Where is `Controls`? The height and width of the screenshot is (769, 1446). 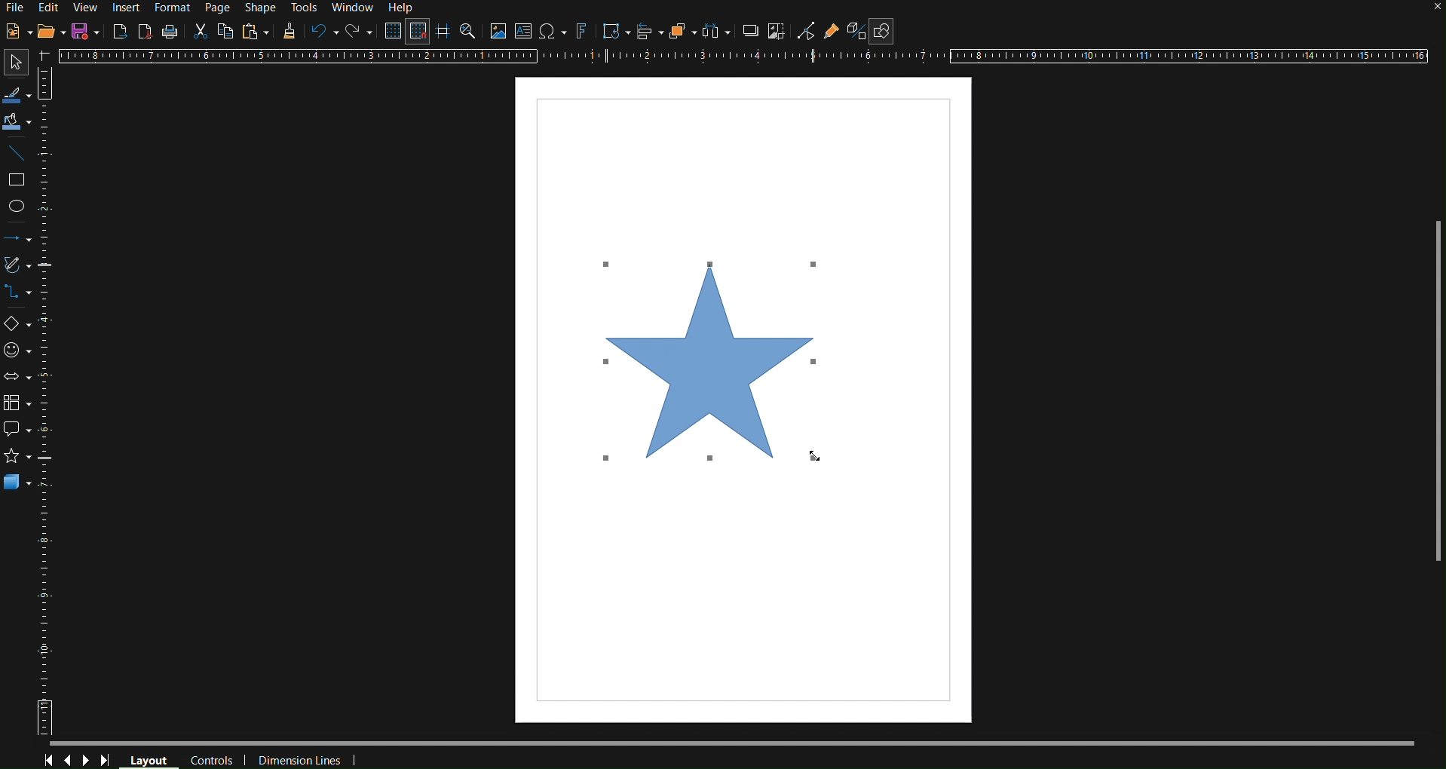 Controls is located at coordinates (78, 760).